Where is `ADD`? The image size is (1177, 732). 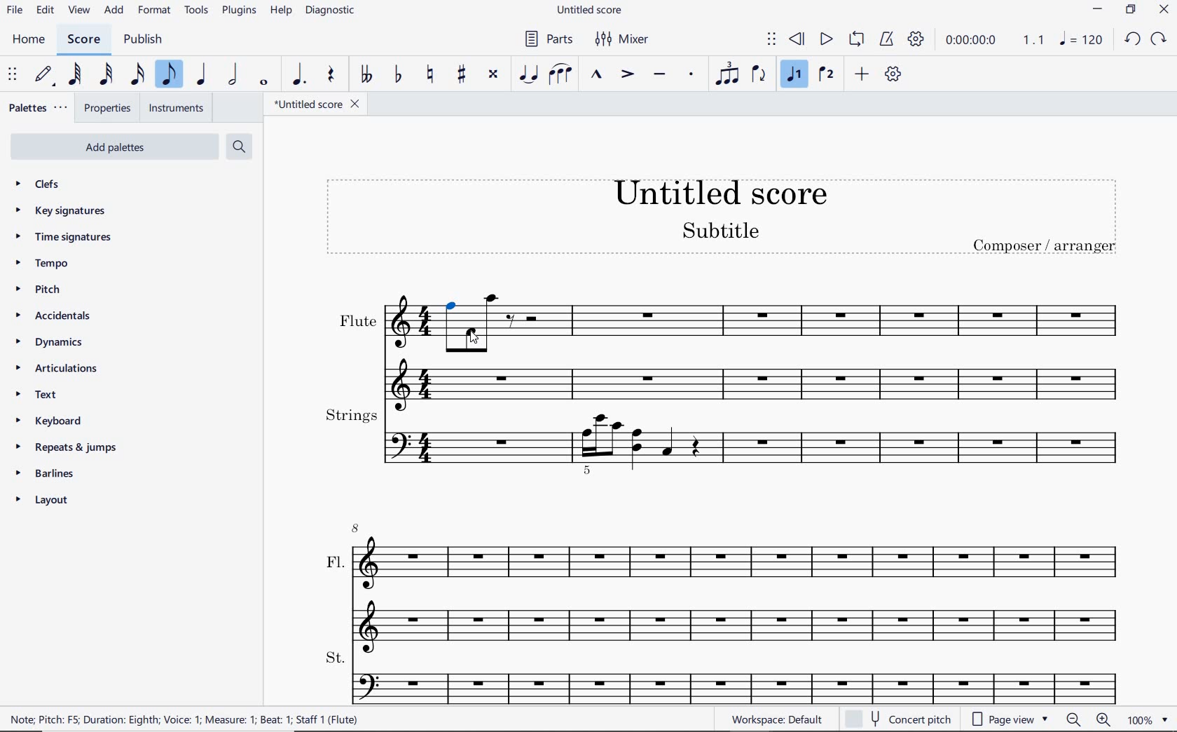
ADD is located at coordinates (862, 74).